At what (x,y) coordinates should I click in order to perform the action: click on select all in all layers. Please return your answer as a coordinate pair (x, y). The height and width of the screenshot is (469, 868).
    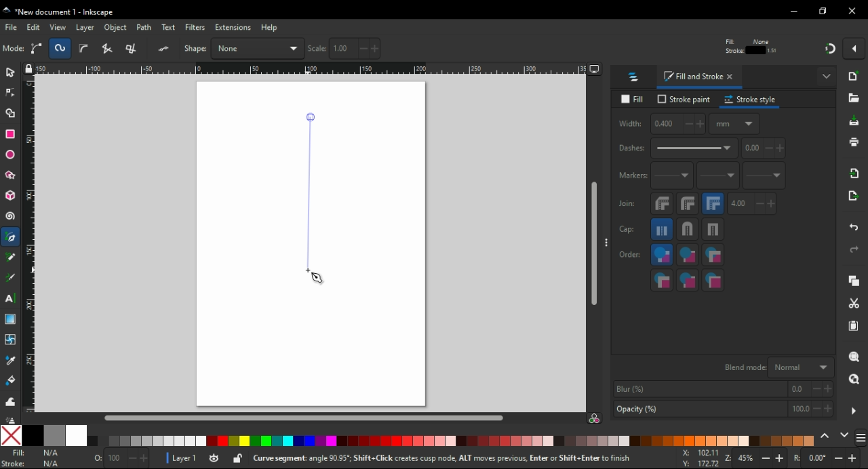
    Looking at the image, I should click on (39, 48).